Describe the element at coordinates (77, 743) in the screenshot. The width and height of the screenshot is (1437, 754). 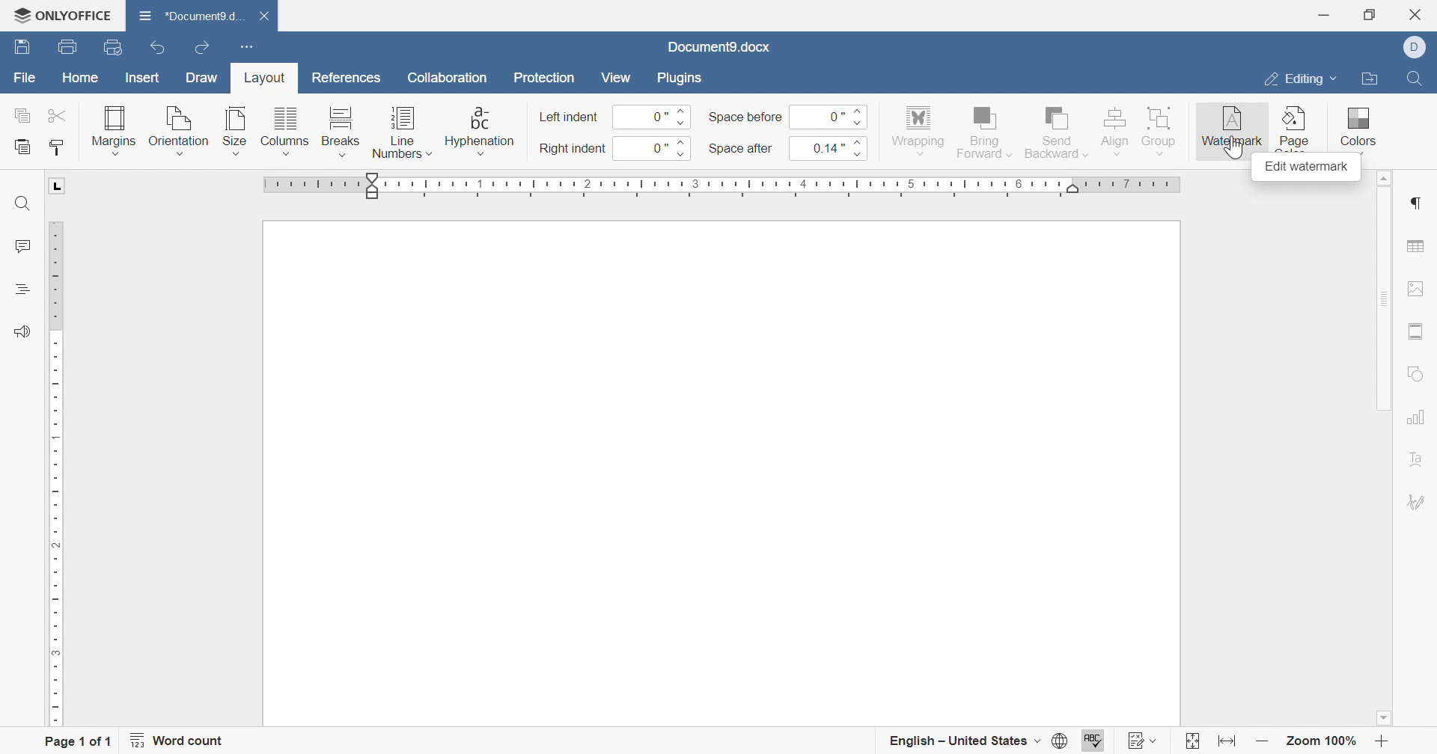
I see `page 1 of 1` at that location.